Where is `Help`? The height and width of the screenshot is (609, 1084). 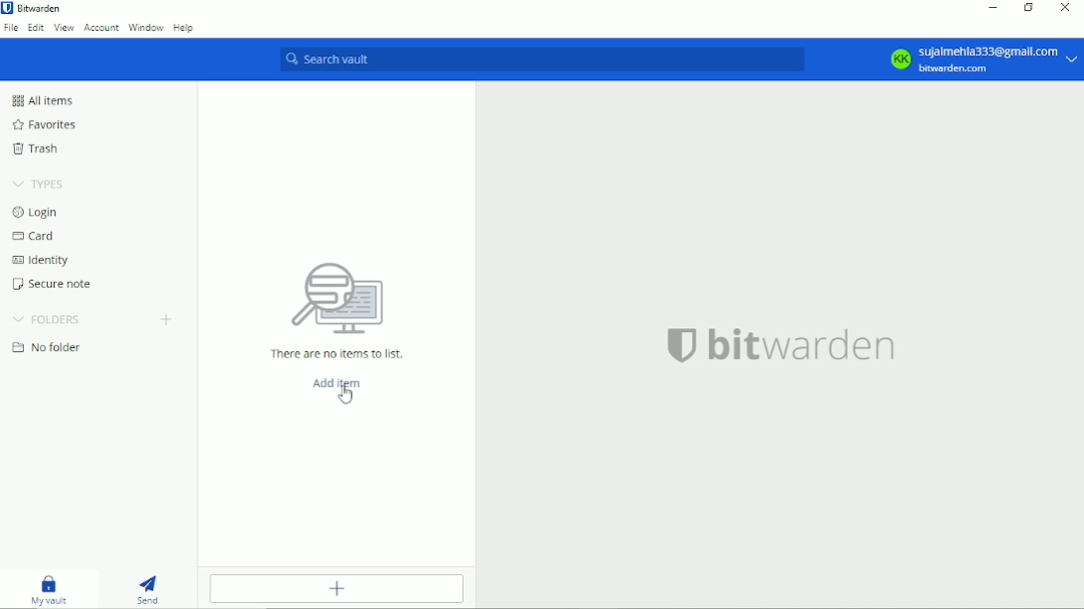
Help is located at coordinates (183, 27).